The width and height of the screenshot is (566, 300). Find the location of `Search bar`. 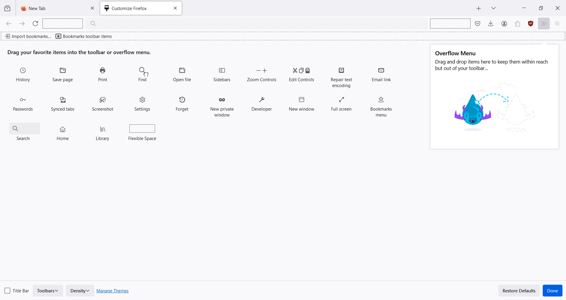

Search bar is located at coordinates (449, 23).